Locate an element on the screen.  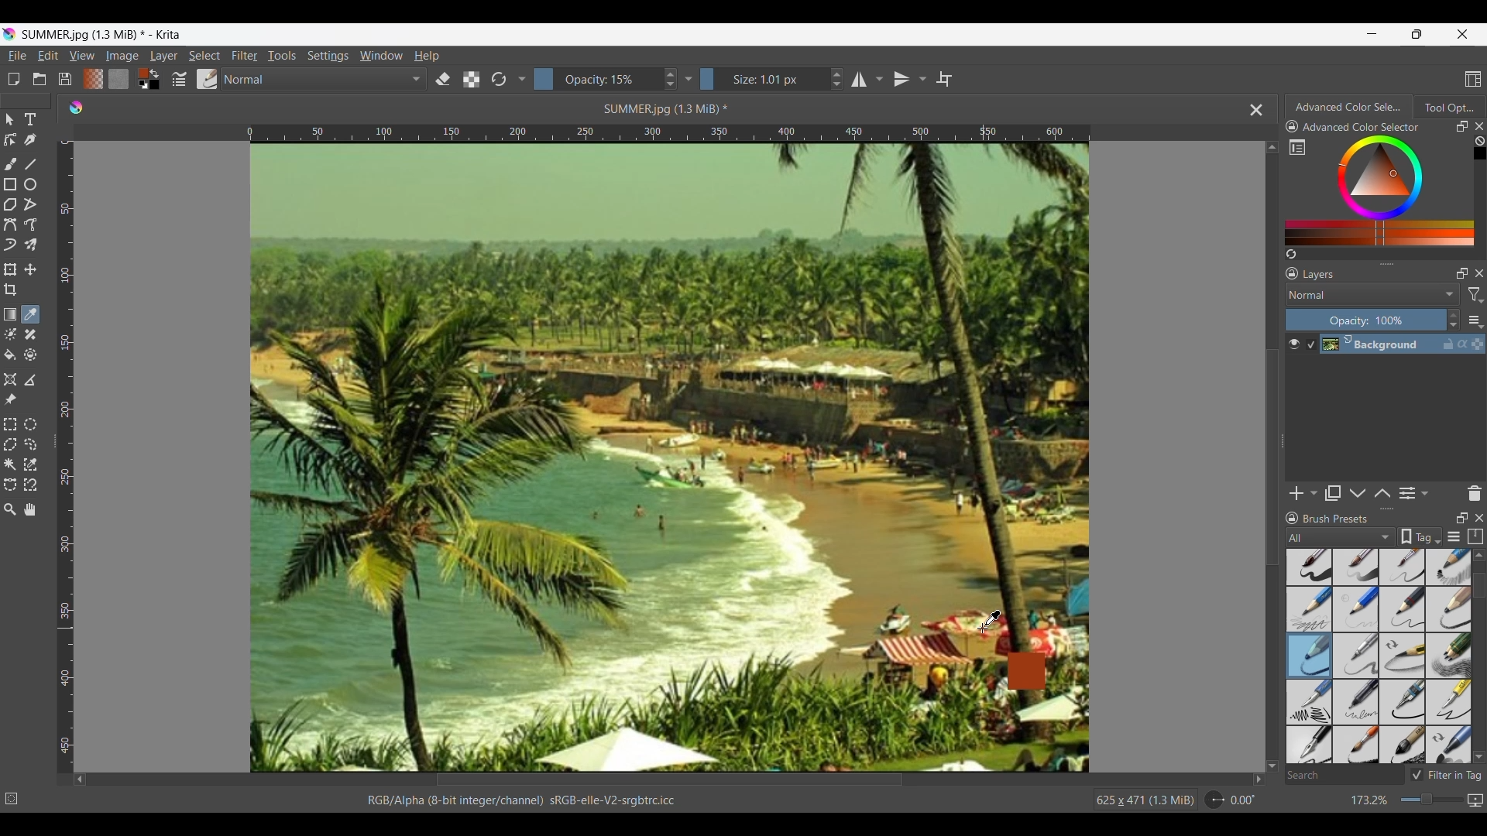
Lock docker is located at coordinates (1291, 274).